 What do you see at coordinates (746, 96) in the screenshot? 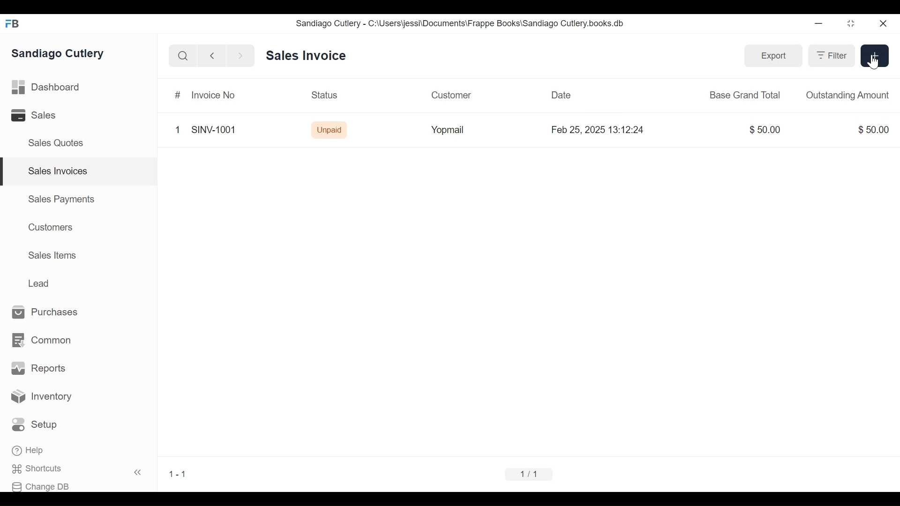
I see `Base Grand Total` at bounding box center [746, 96].